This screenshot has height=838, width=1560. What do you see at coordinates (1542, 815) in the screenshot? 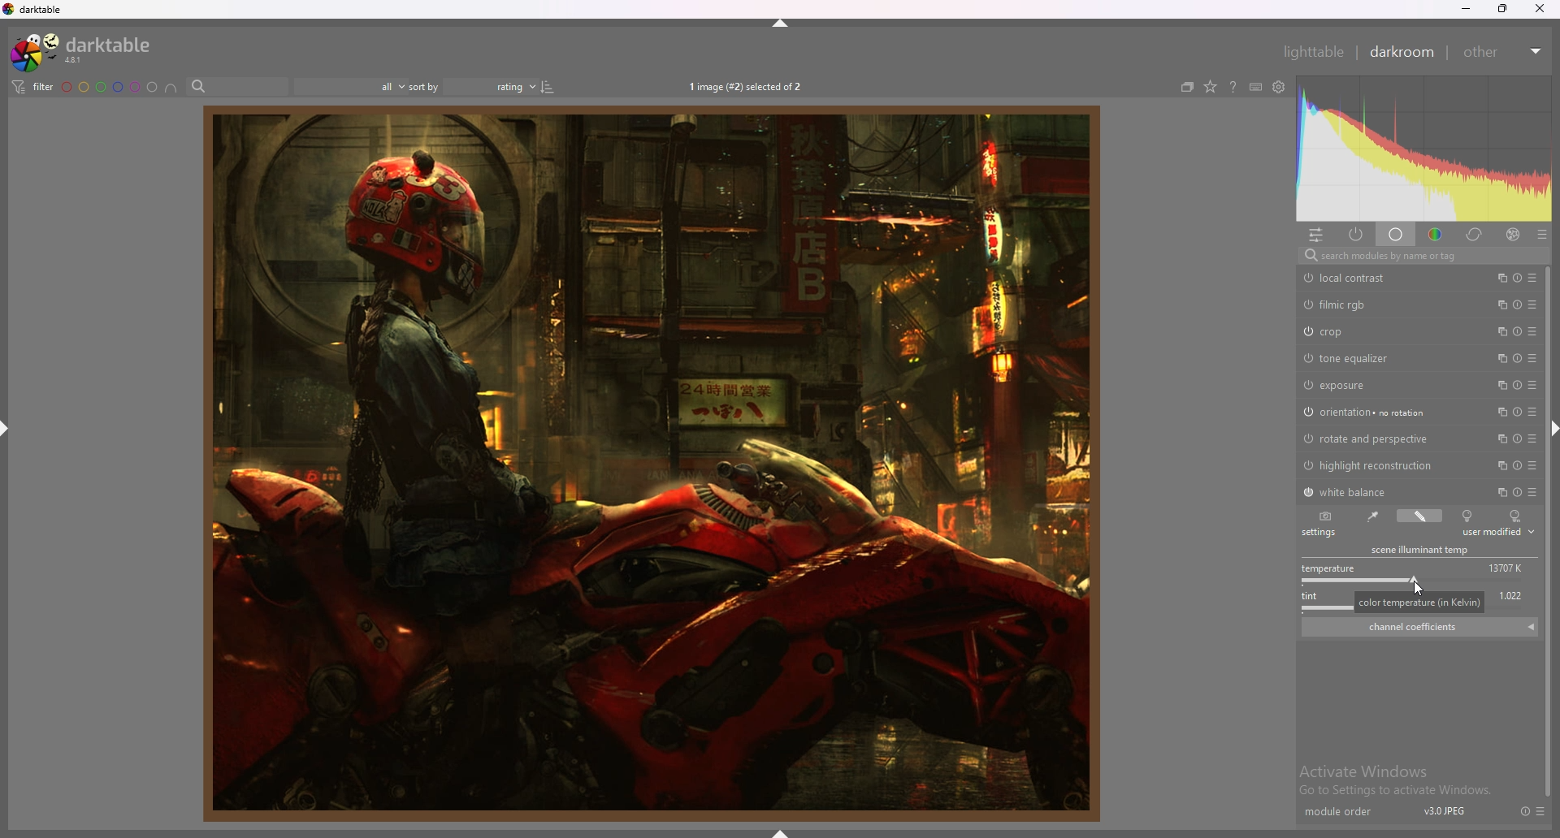
I see `presets` at bounding box center [1542, 815].